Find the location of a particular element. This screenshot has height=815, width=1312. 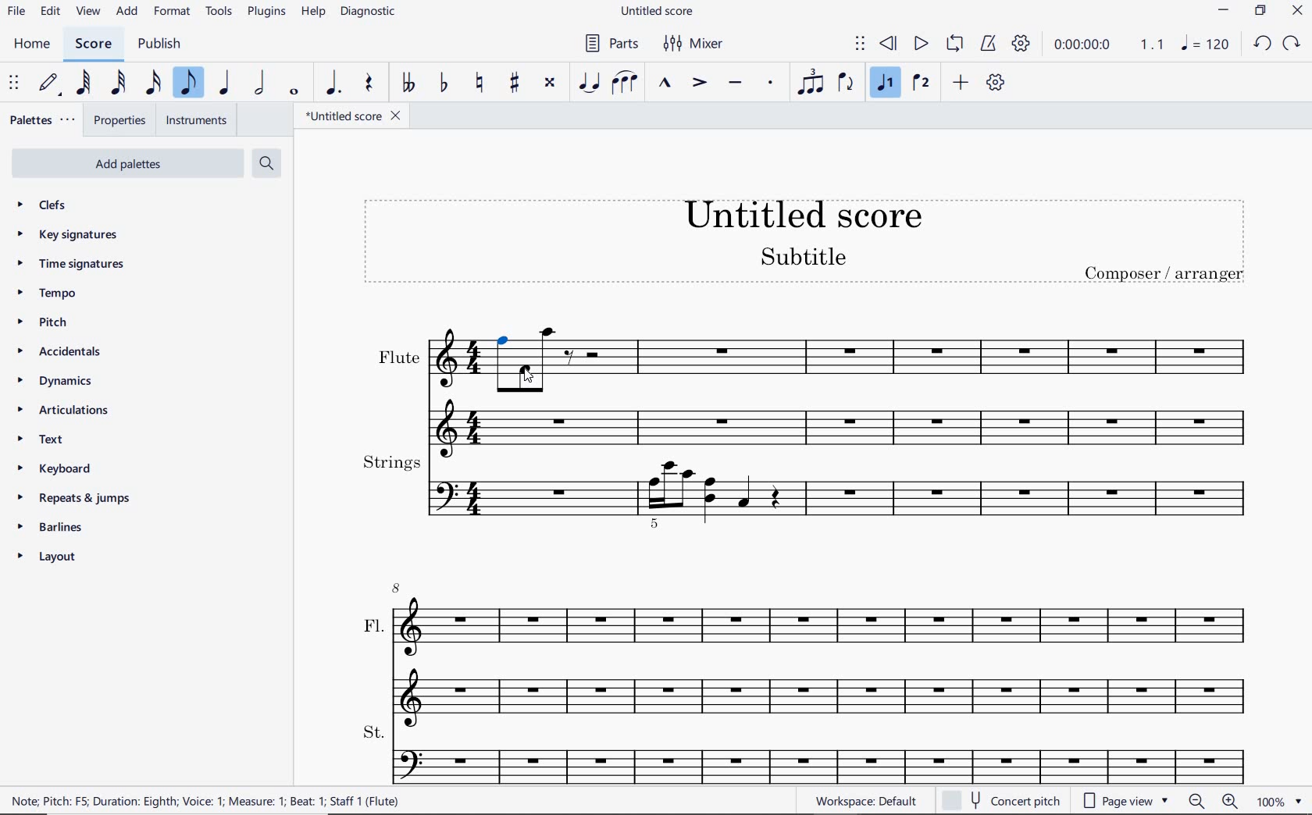

edit is located at coordinates (50, 11).